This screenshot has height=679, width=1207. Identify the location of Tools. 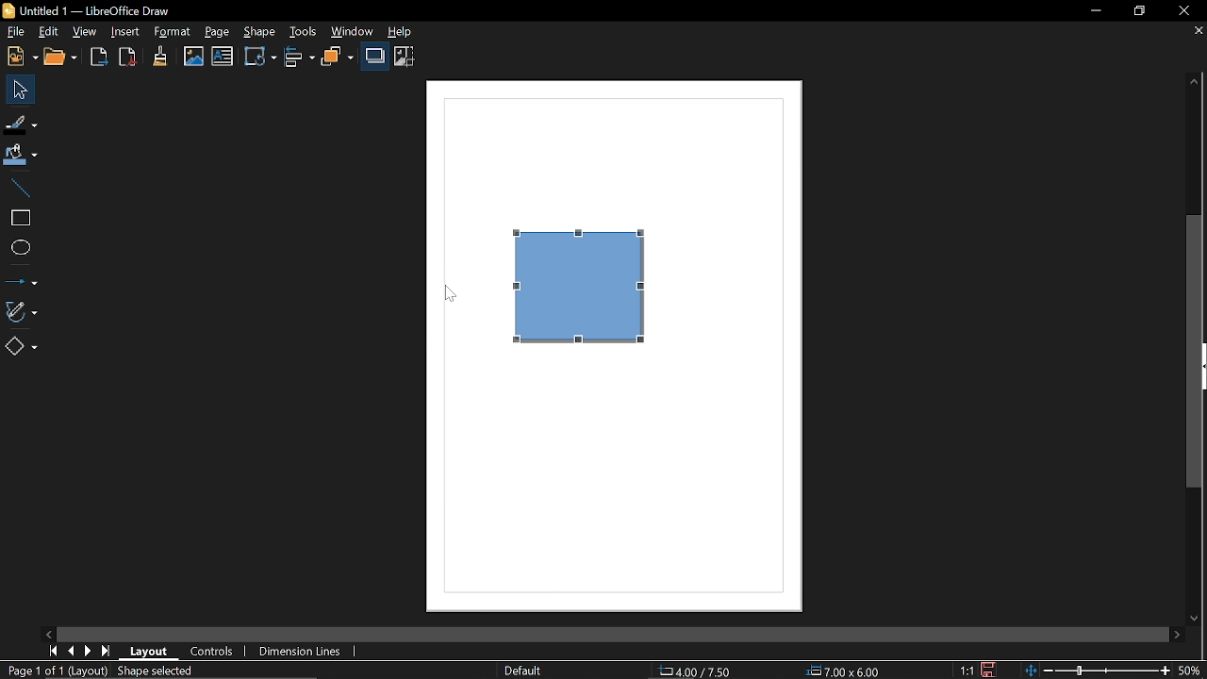
(304, 31).